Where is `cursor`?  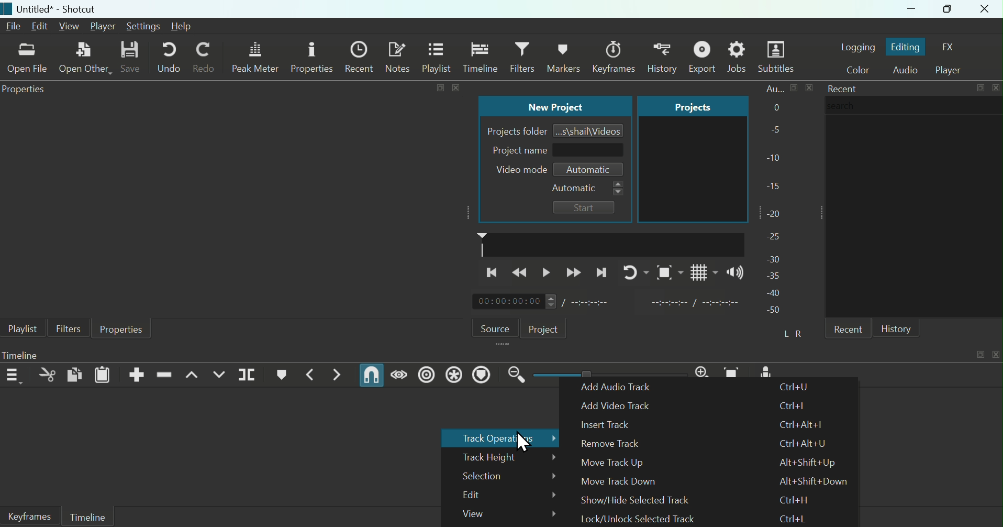 cursor is located at coordinates (523, 441).